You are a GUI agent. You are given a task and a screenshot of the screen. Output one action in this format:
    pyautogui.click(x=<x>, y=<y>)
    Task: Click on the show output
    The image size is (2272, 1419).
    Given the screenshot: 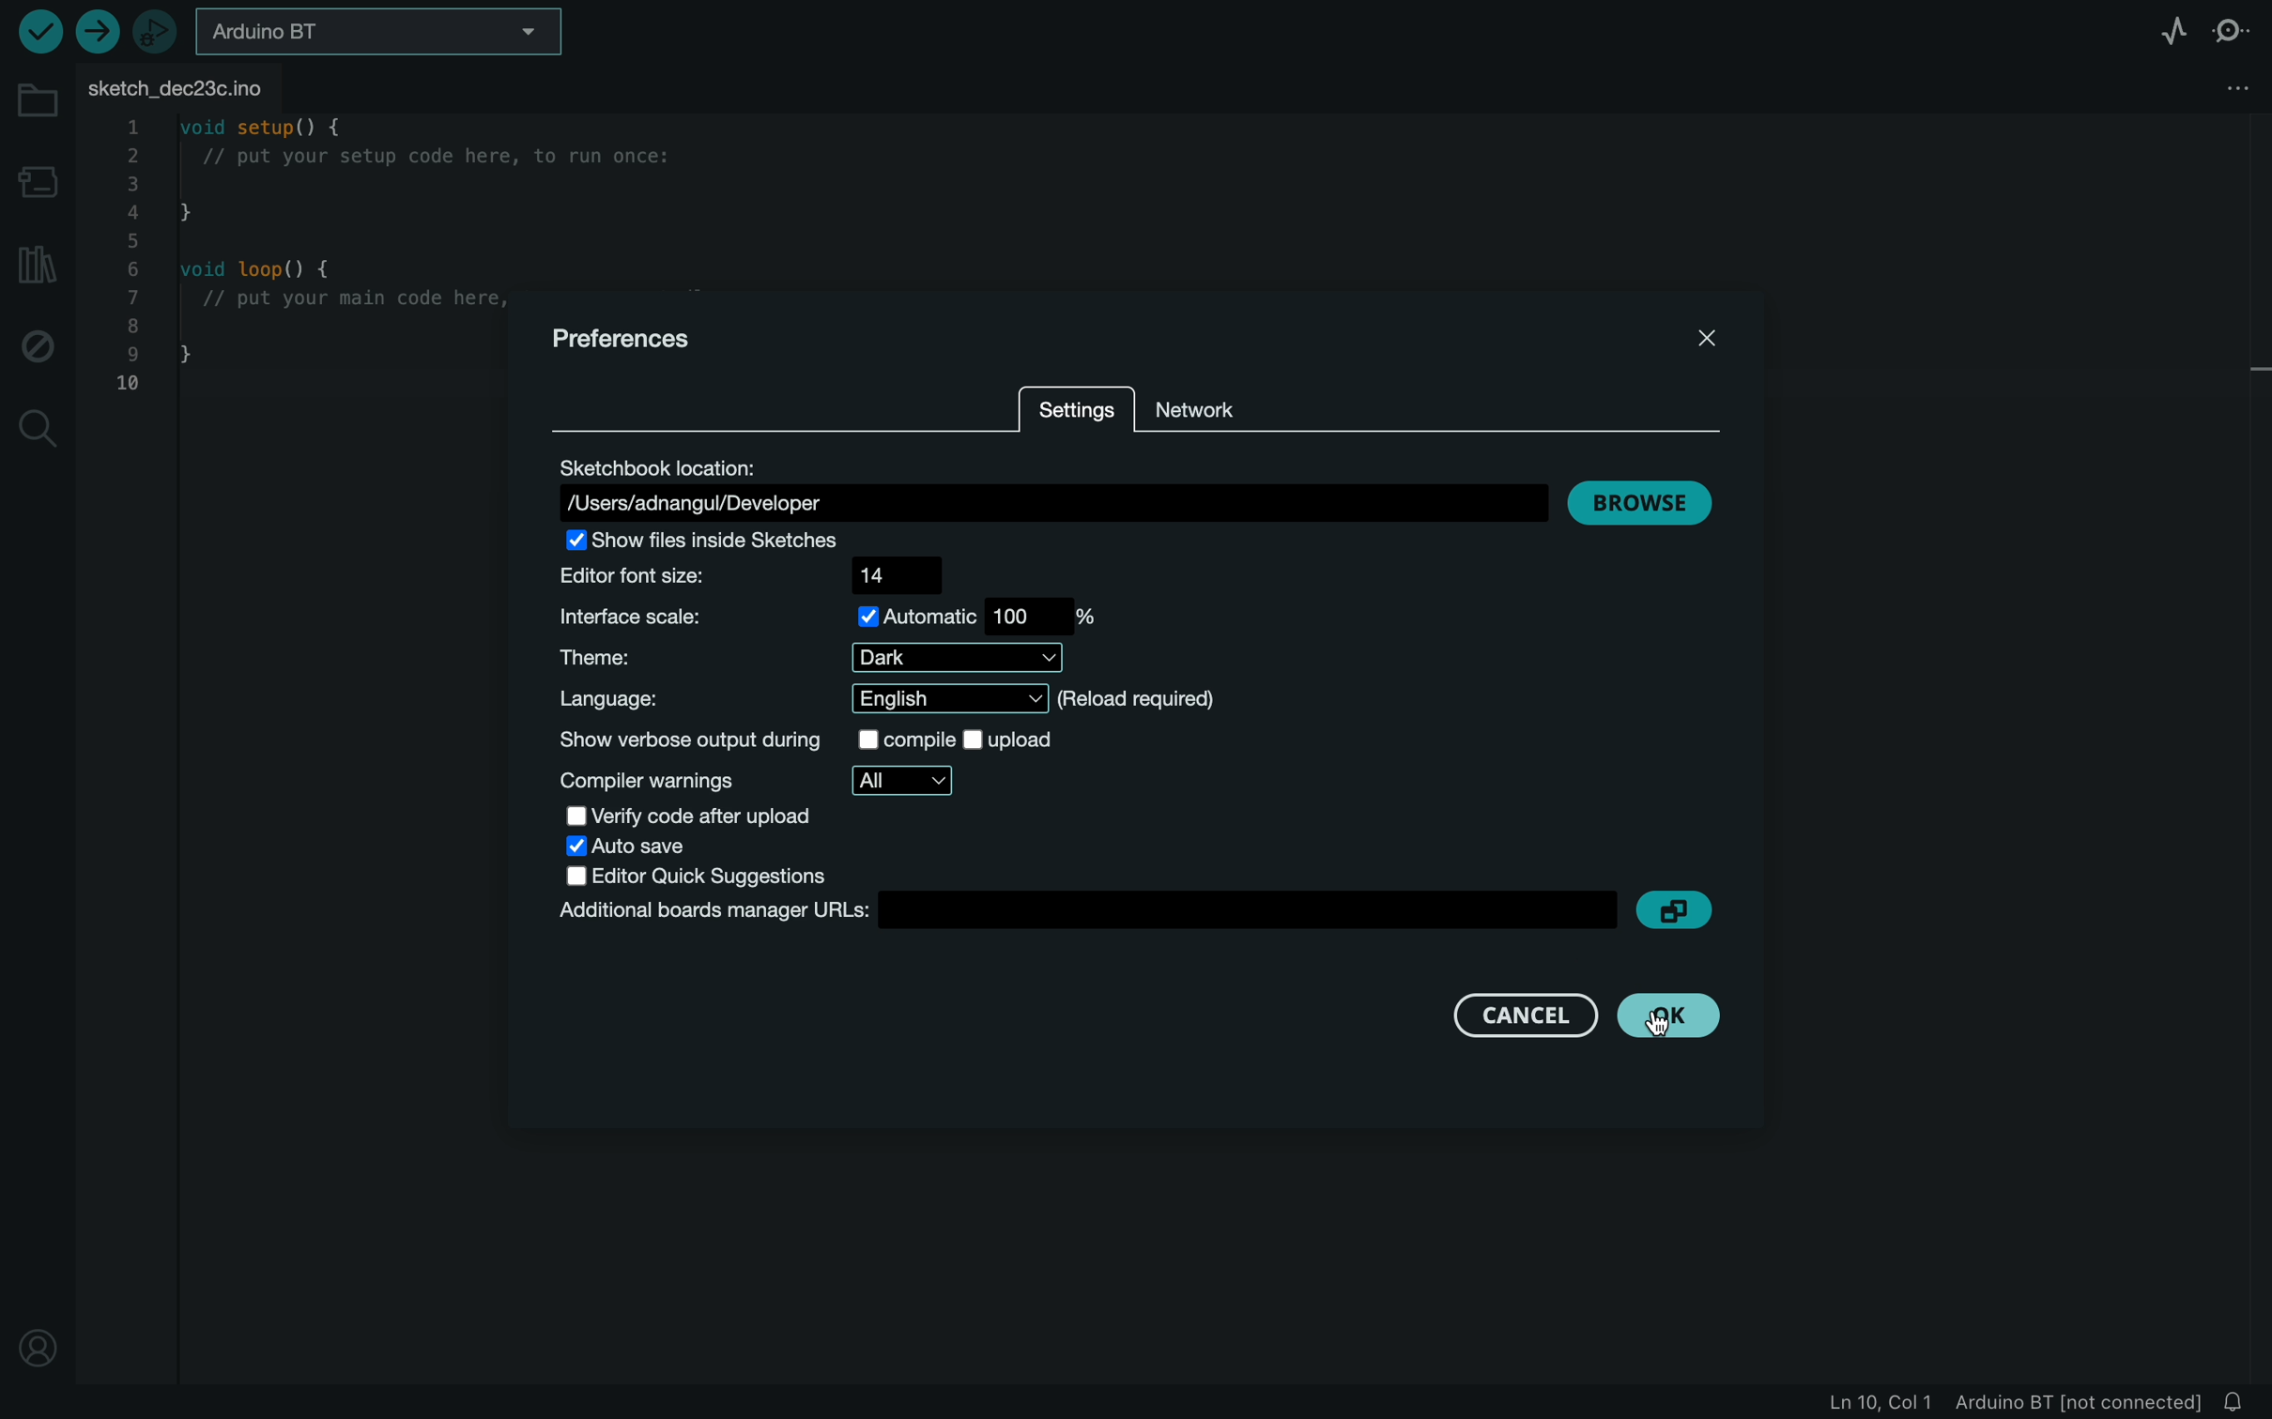 What is the action you would take?
    pyautogui.click(x=839, y=738)
    